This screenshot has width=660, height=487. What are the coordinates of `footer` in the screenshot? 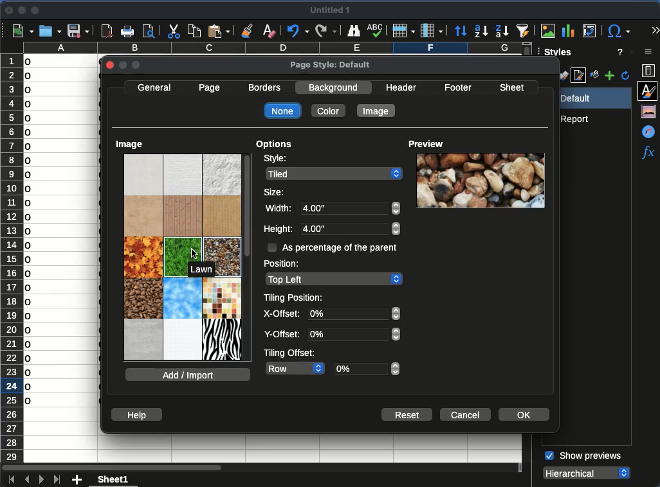 It's located at (457, 88).